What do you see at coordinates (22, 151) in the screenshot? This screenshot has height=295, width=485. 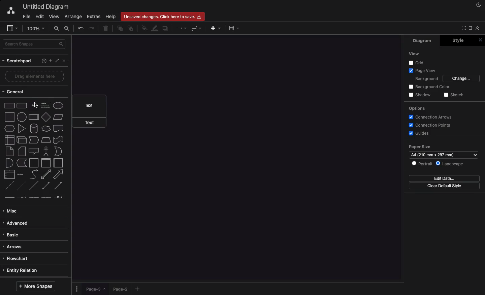 I see `card` at bounding box center [22, 151].